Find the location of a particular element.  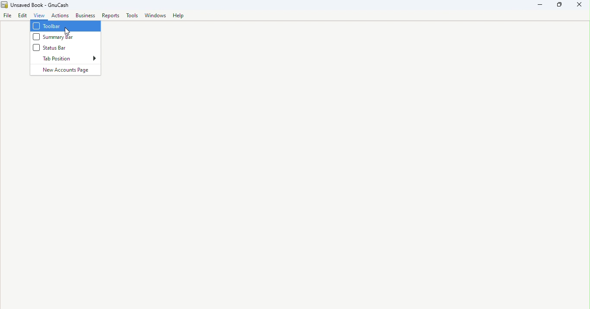

New accounts page is located at coordinates (66, 71).